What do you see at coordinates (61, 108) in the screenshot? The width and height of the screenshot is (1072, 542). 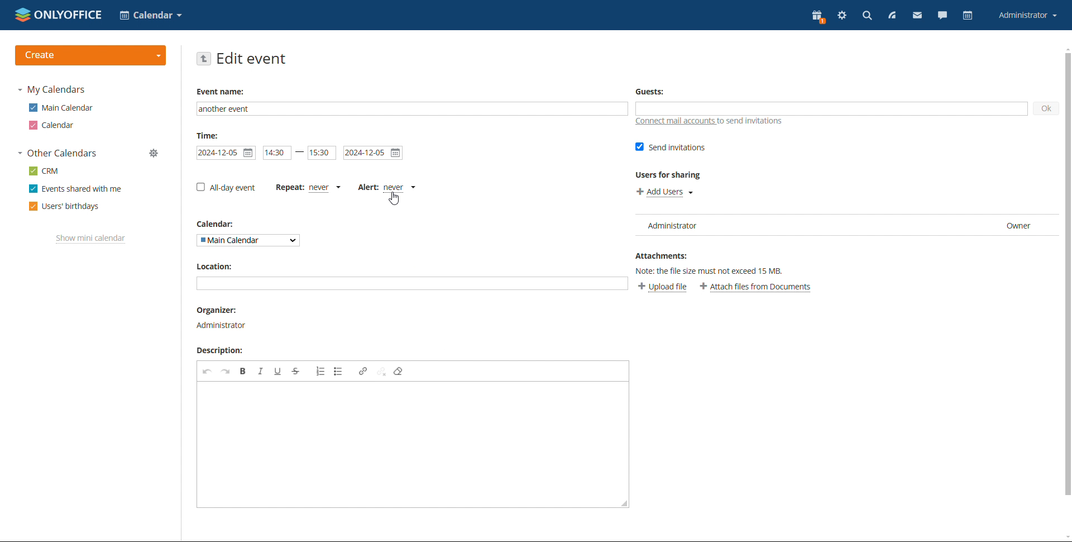 I see `main calendar` at bounding box center [61, 108].